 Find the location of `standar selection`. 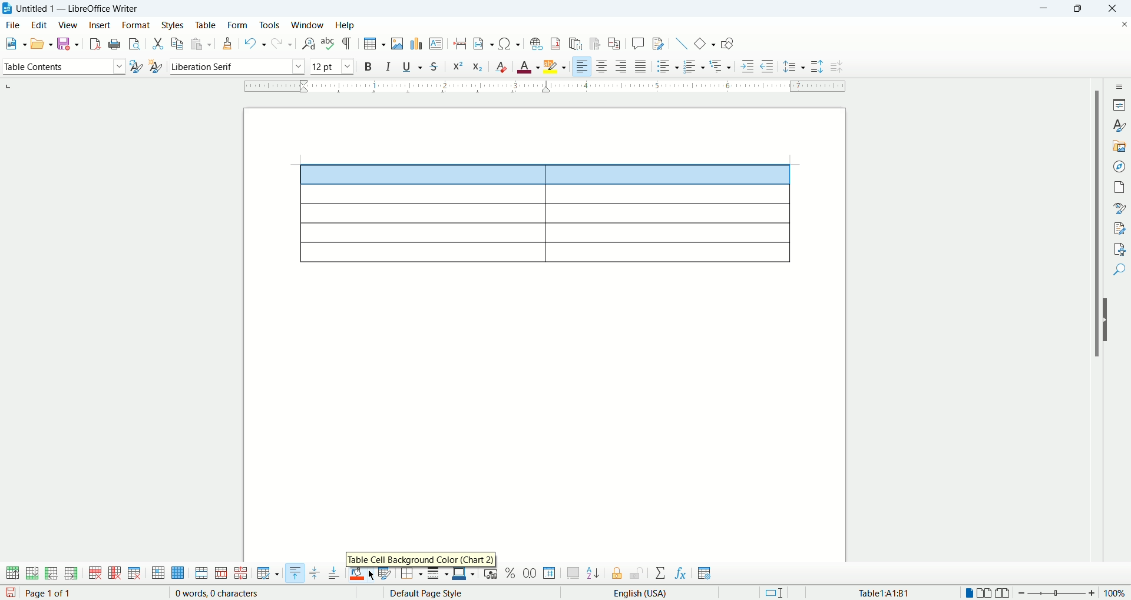

standar selection is located at coordinates (782, 592).